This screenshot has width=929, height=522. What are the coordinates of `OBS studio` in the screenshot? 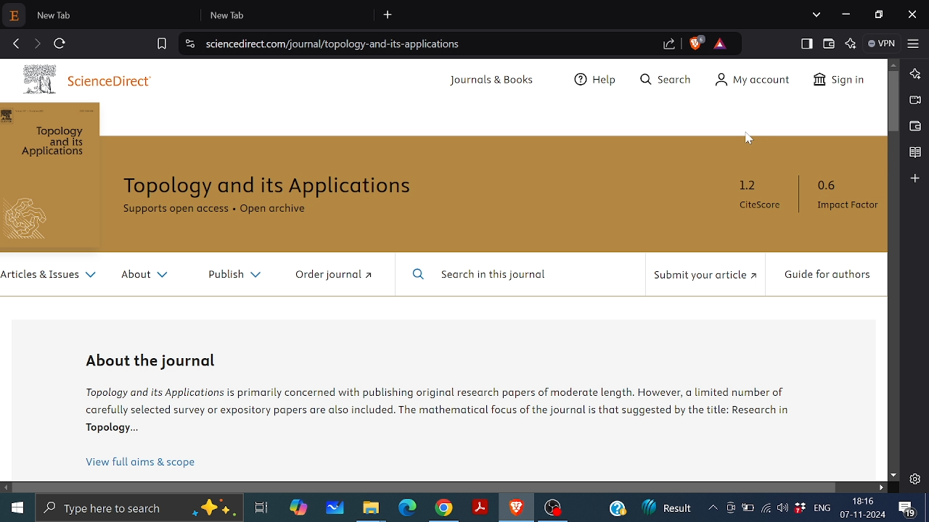 It's located at (556, 509).